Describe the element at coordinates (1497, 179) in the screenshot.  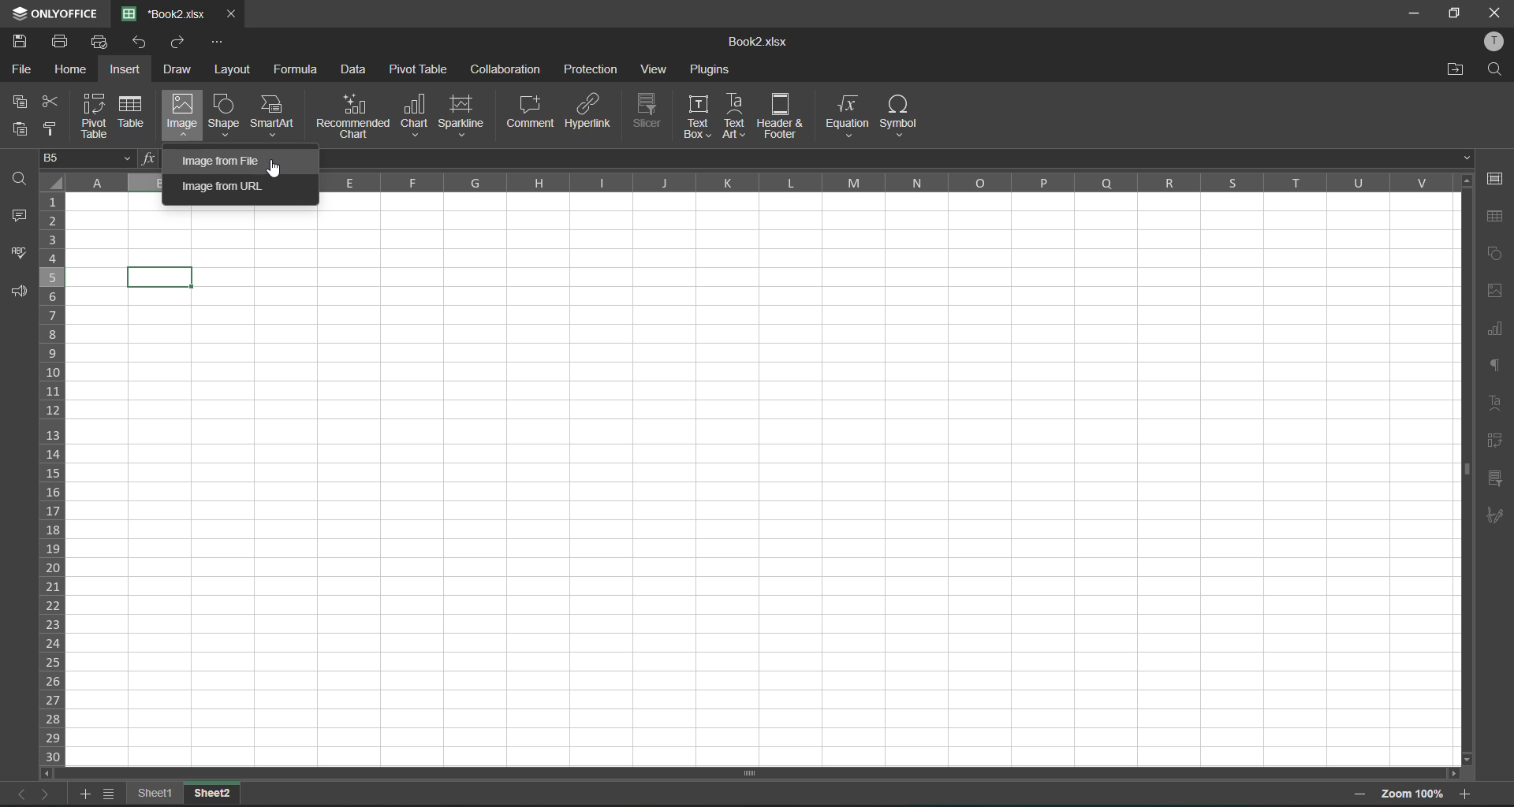
I see `cell settings` at that location.